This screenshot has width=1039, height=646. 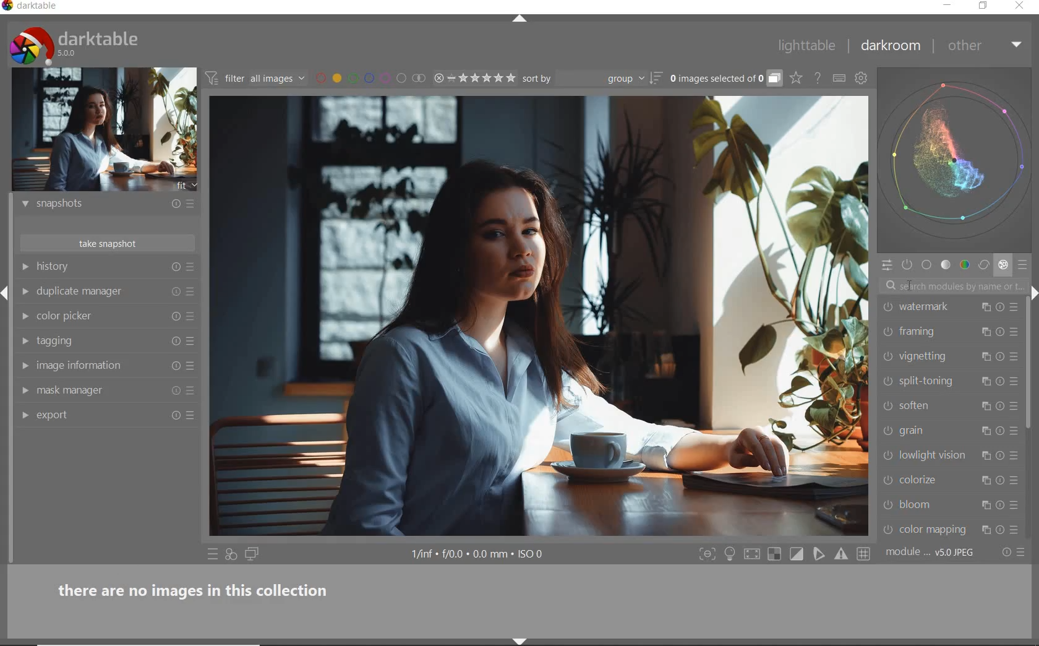 What do you see at coordinates (110, 244) in the screenshot?
I see `take snapshot` at bounding box center [110, 244].